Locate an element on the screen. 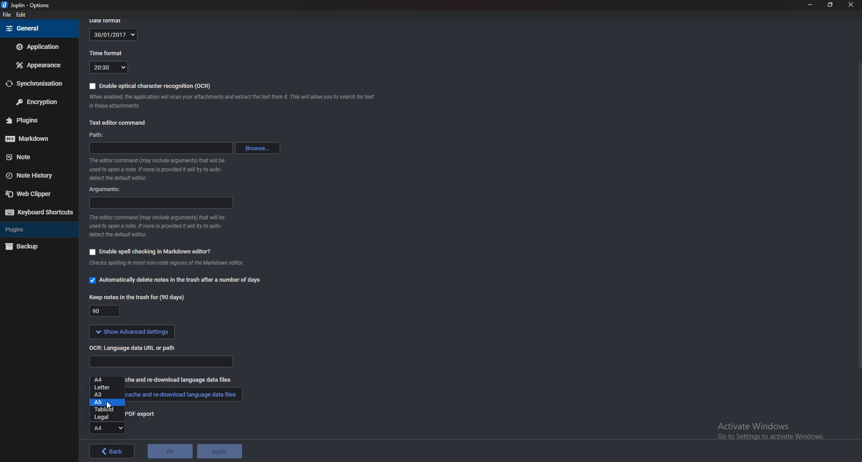  tabloid is located at coordinates (106, 409).